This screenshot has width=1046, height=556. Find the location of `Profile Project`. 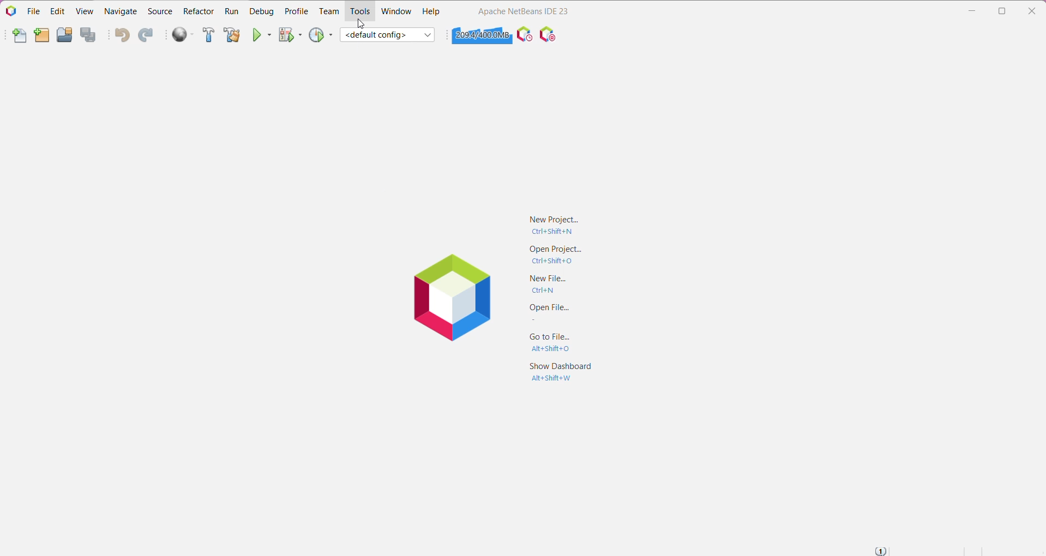

Profile Project is located at coordinates (321, 34).